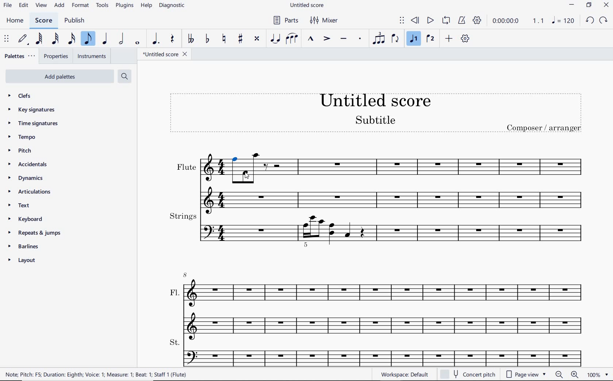 This screenshot has height=381, width=613. Describe the element at coordinates (385, 304) in the screenshot. I see `fl.` at that location.